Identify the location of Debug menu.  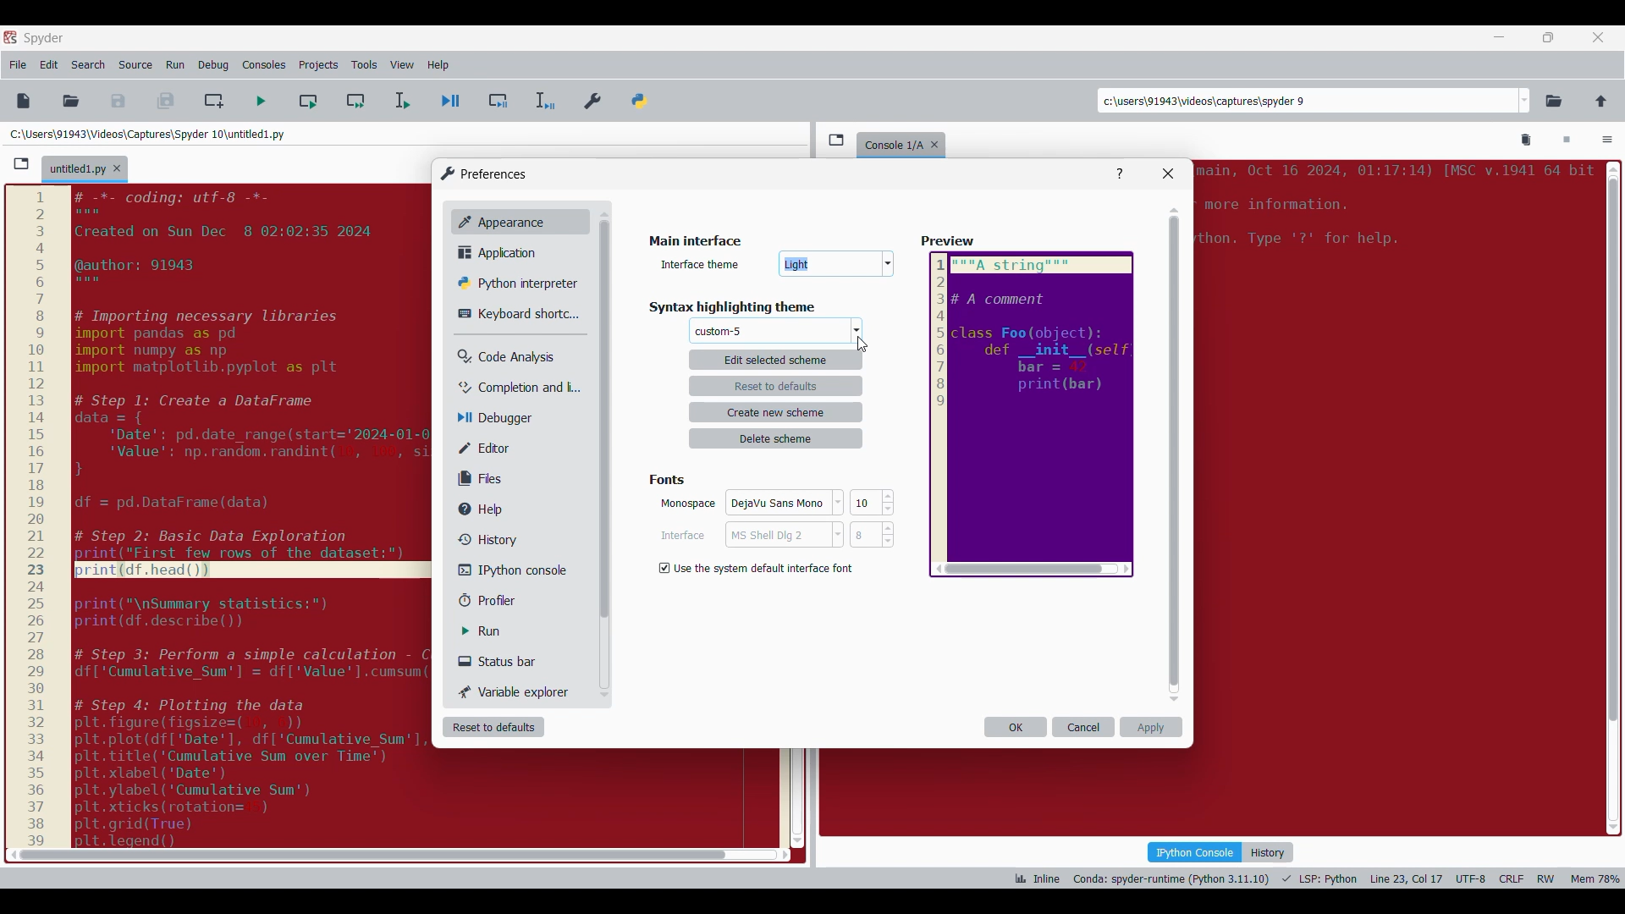
(213, 65).